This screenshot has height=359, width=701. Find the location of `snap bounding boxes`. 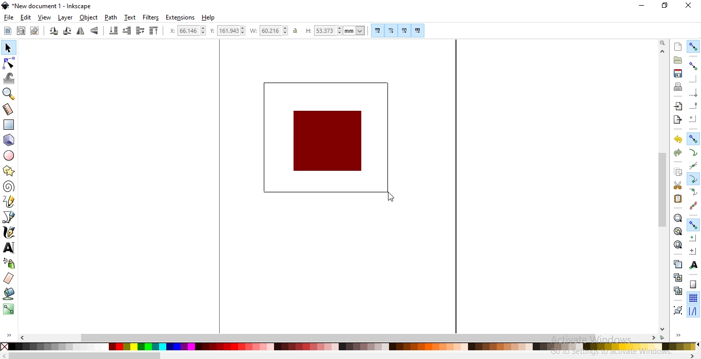

snap bounding boxes is located at coordinates (694, 66).